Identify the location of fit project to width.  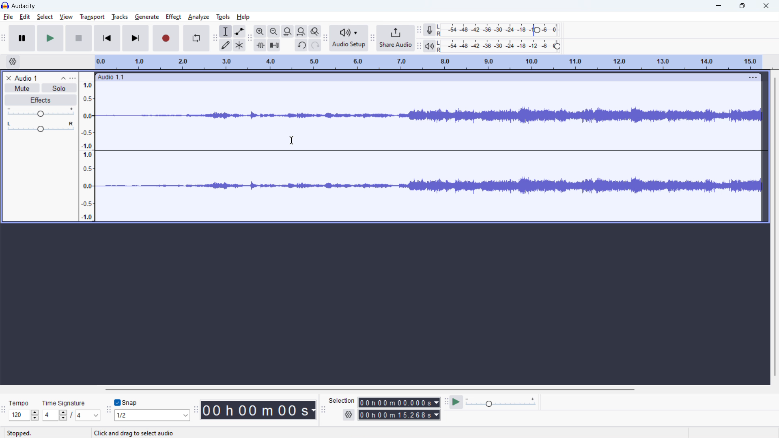
(301, 31).